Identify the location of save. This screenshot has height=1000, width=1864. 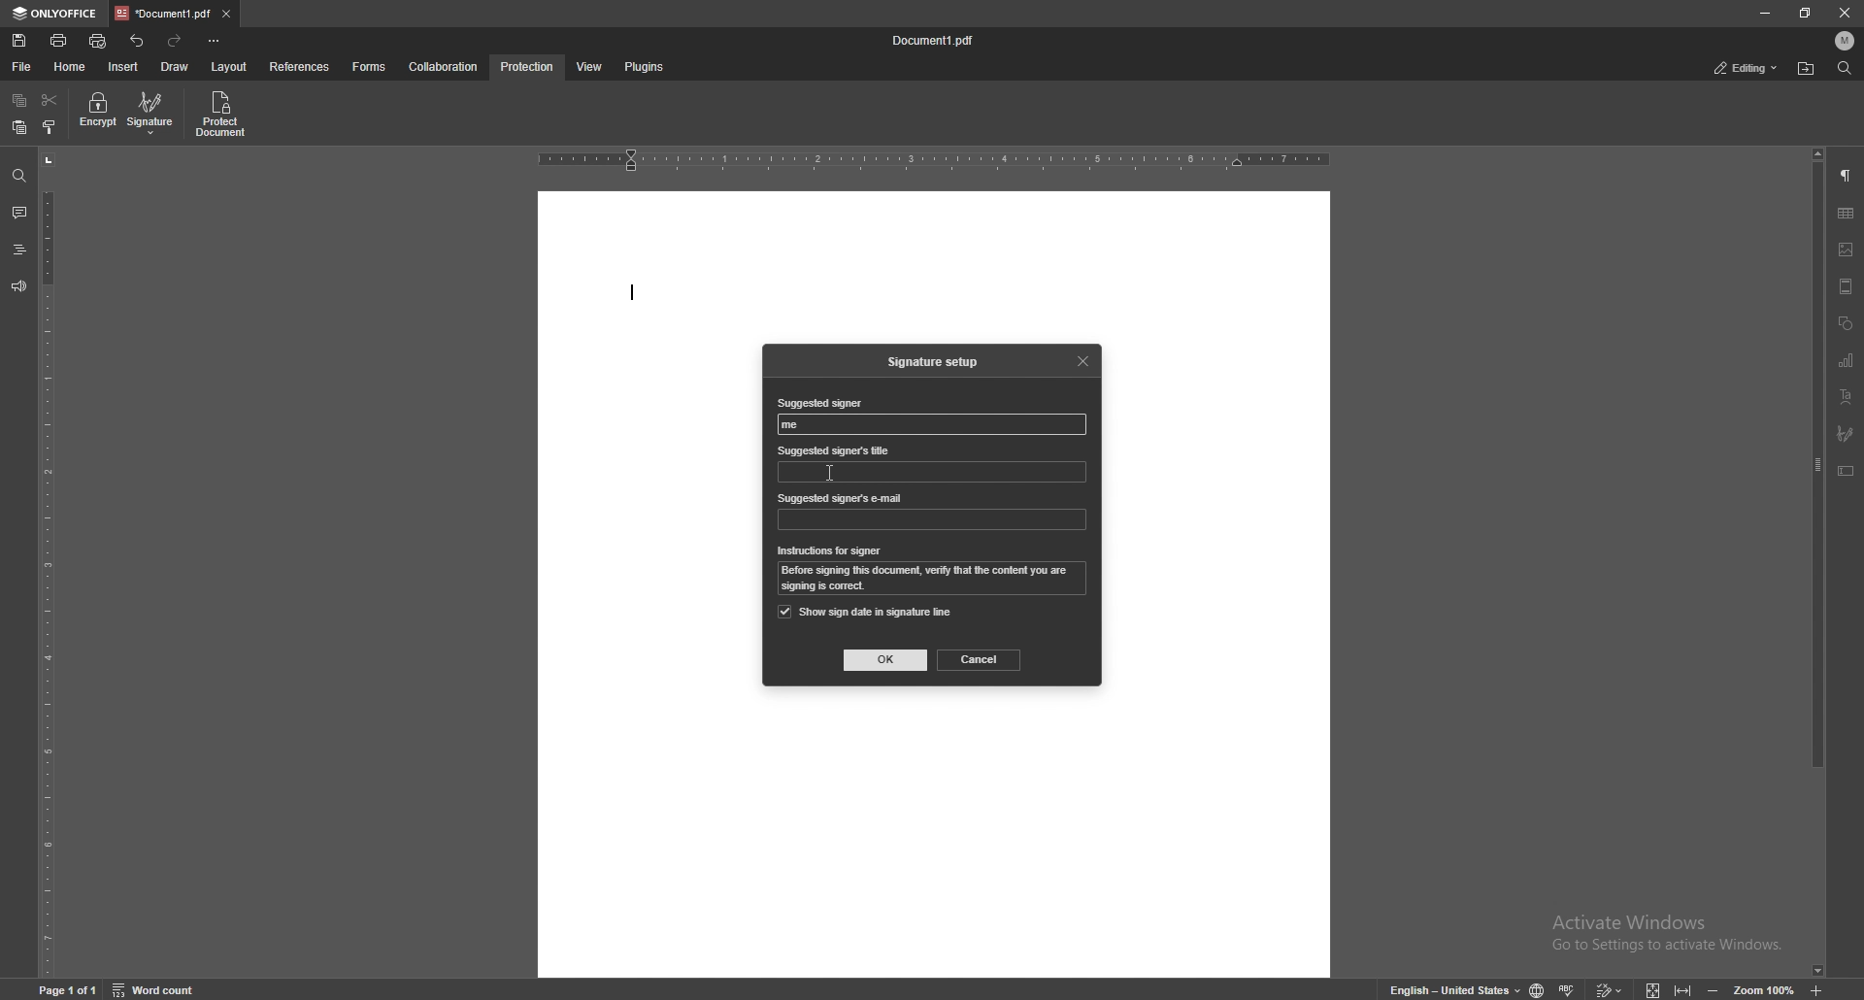
(21, 41).